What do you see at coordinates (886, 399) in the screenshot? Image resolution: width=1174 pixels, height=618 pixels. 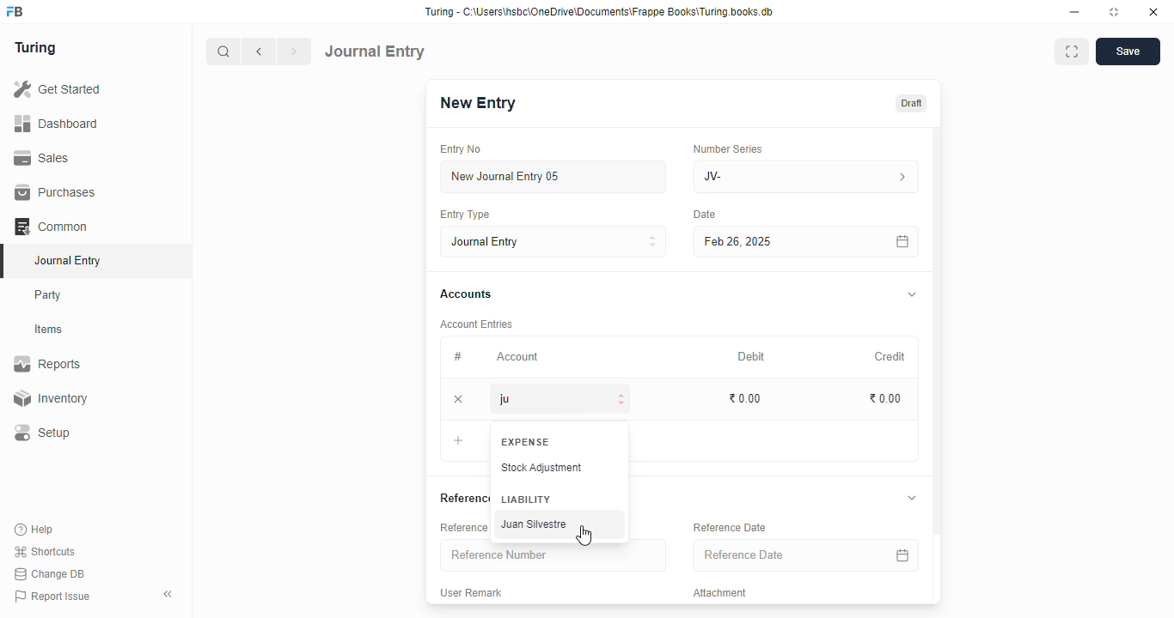 I see `₹0.00` at bounding box center [886, 399].